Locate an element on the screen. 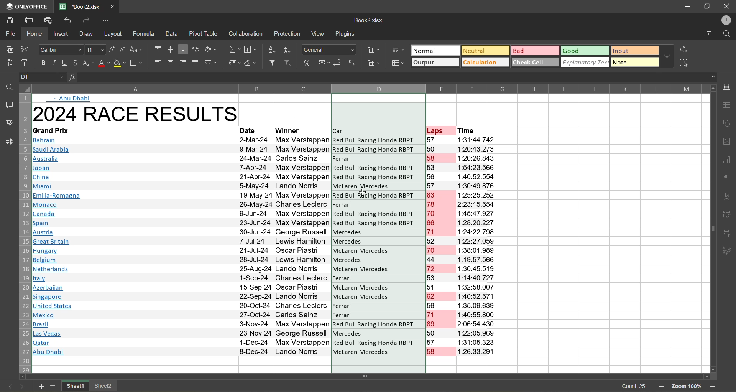 The width and height of the screenshot is (736, 392). collaboration is located at coordinates (248, 35).